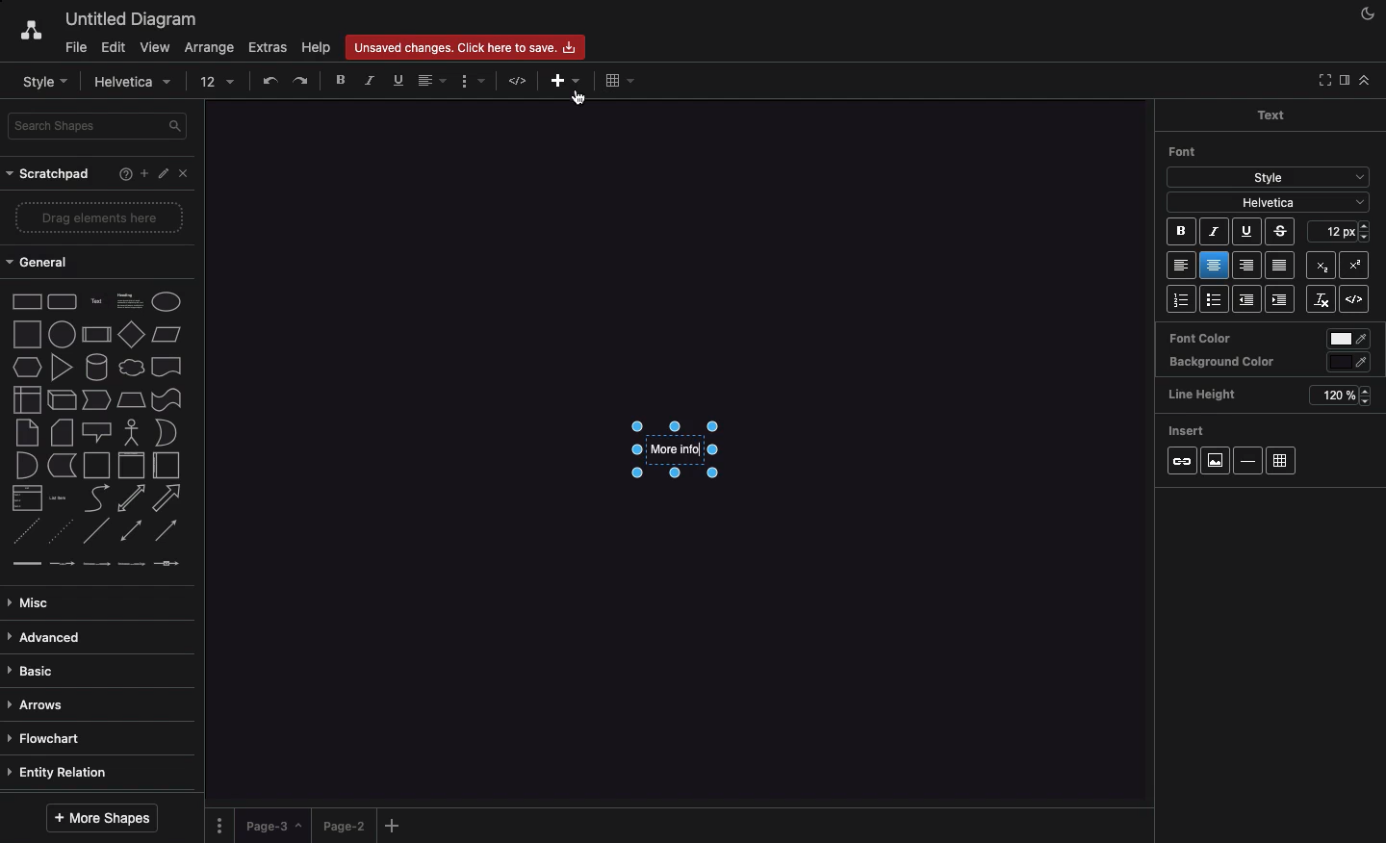  I want to click on Night mode on, so click(1366, 14).